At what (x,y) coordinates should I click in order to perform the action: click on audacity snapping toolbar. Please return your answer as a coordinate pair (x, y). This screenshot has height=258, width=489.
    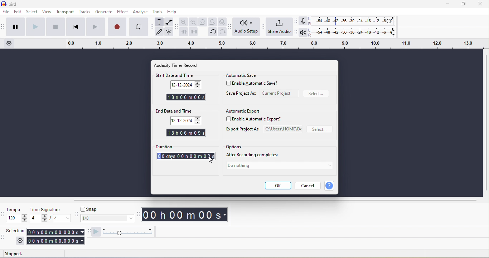
    Looking at the image, I should click on (77, 214).